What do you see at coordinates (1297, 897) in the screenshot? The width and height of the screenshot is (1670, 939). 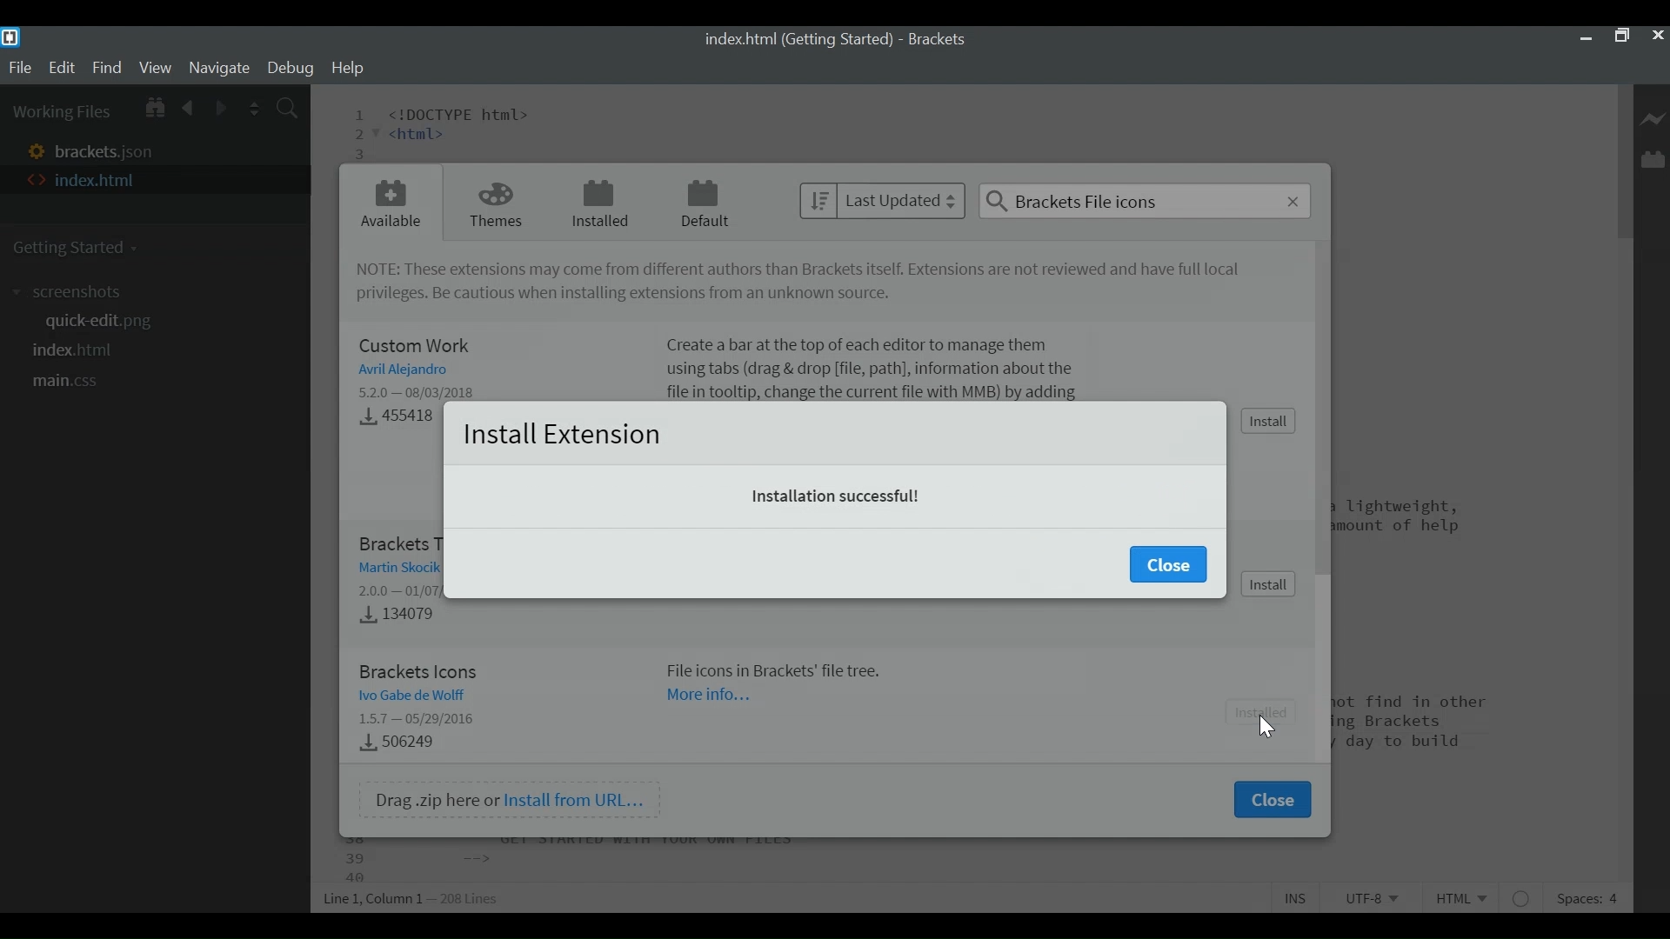 I see `Toggle Insert or Overwrite` at bounding box center [1297, 897].